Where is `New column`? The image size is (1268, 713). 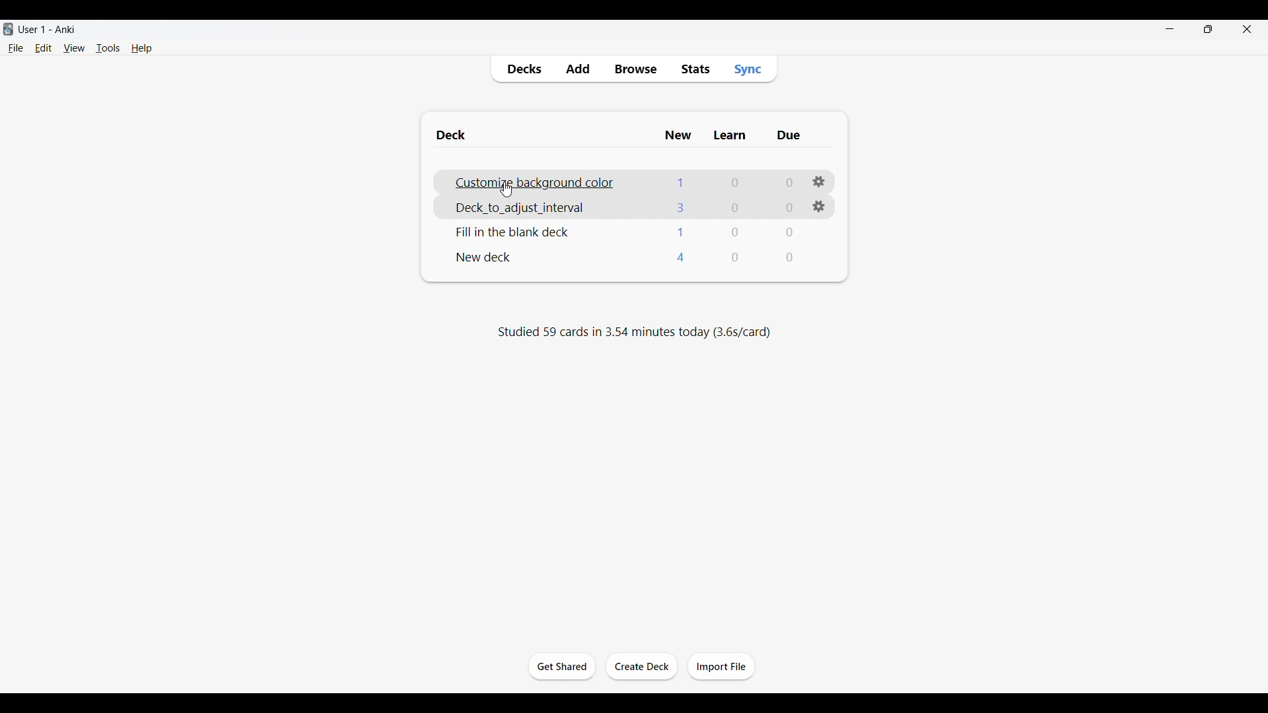 New column is located at coordinates (678, 135).